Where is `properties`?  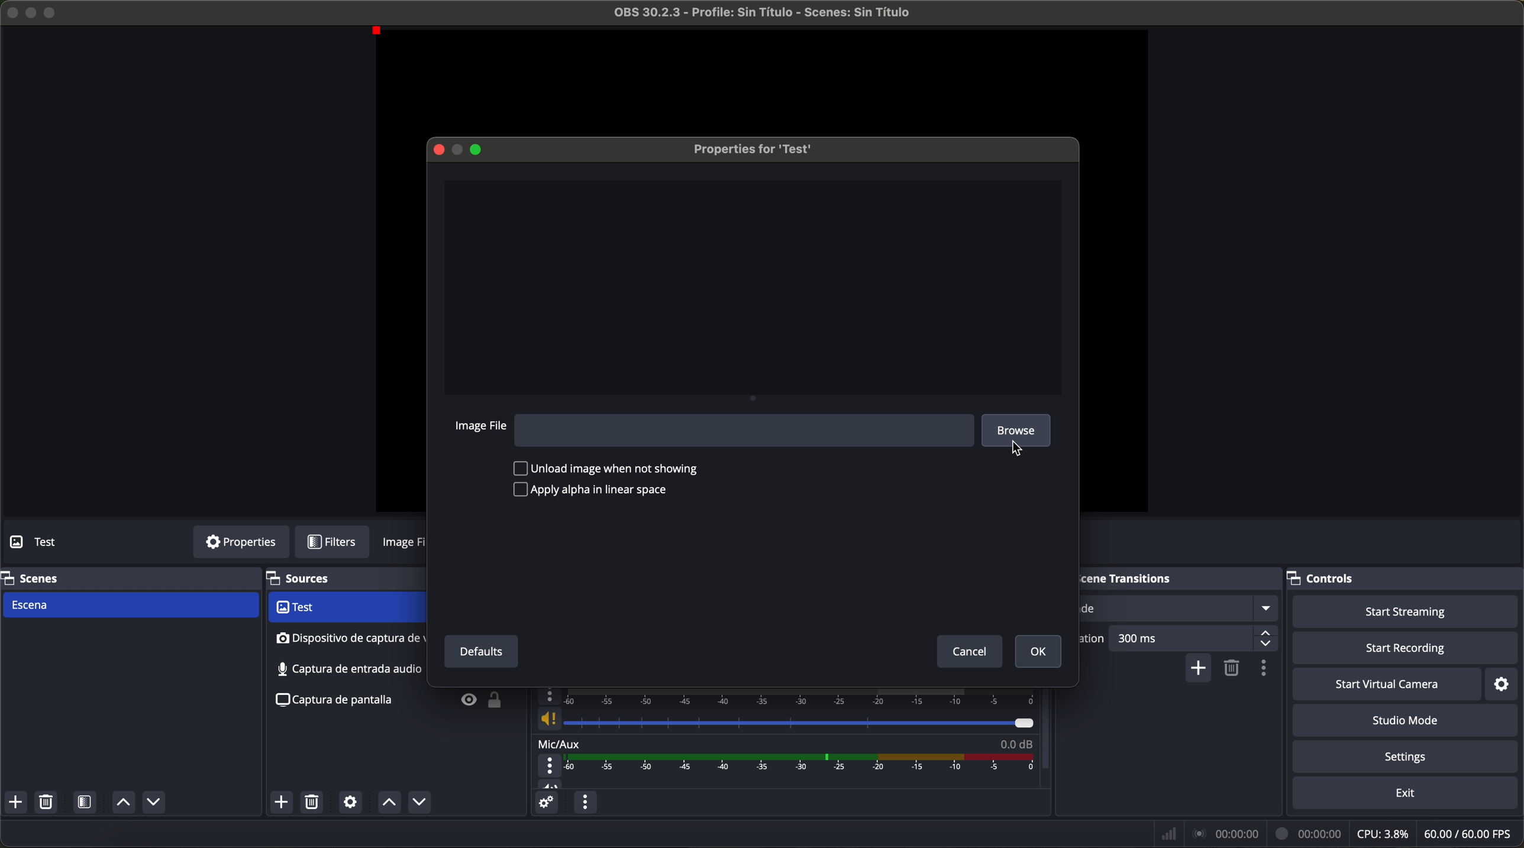
properties is located at coordinates (241, 542).